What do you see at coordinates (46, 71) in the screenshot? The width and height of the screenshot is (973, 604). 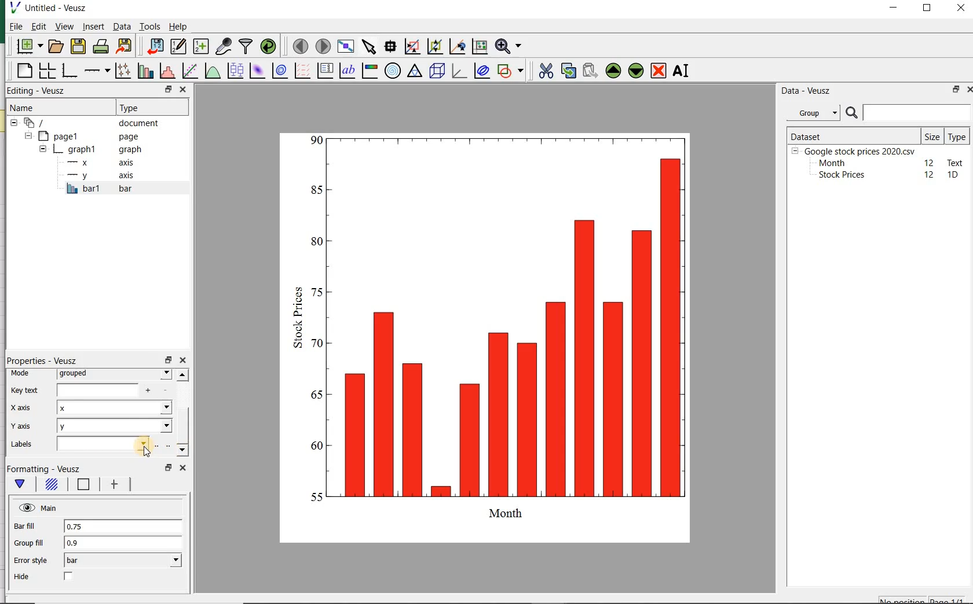 I see `arrange graphs in a grid` at bounding box center [46, 71].